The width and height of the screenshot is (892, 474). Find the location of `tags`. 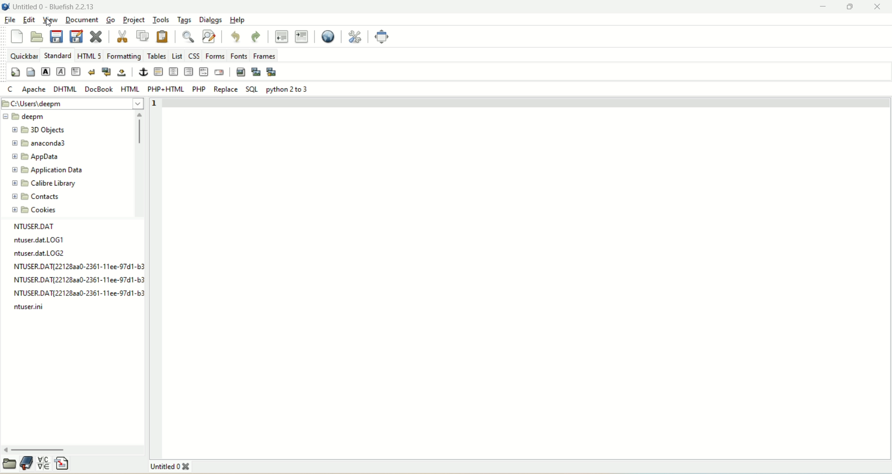

tags is located at coordinates (183, 20).